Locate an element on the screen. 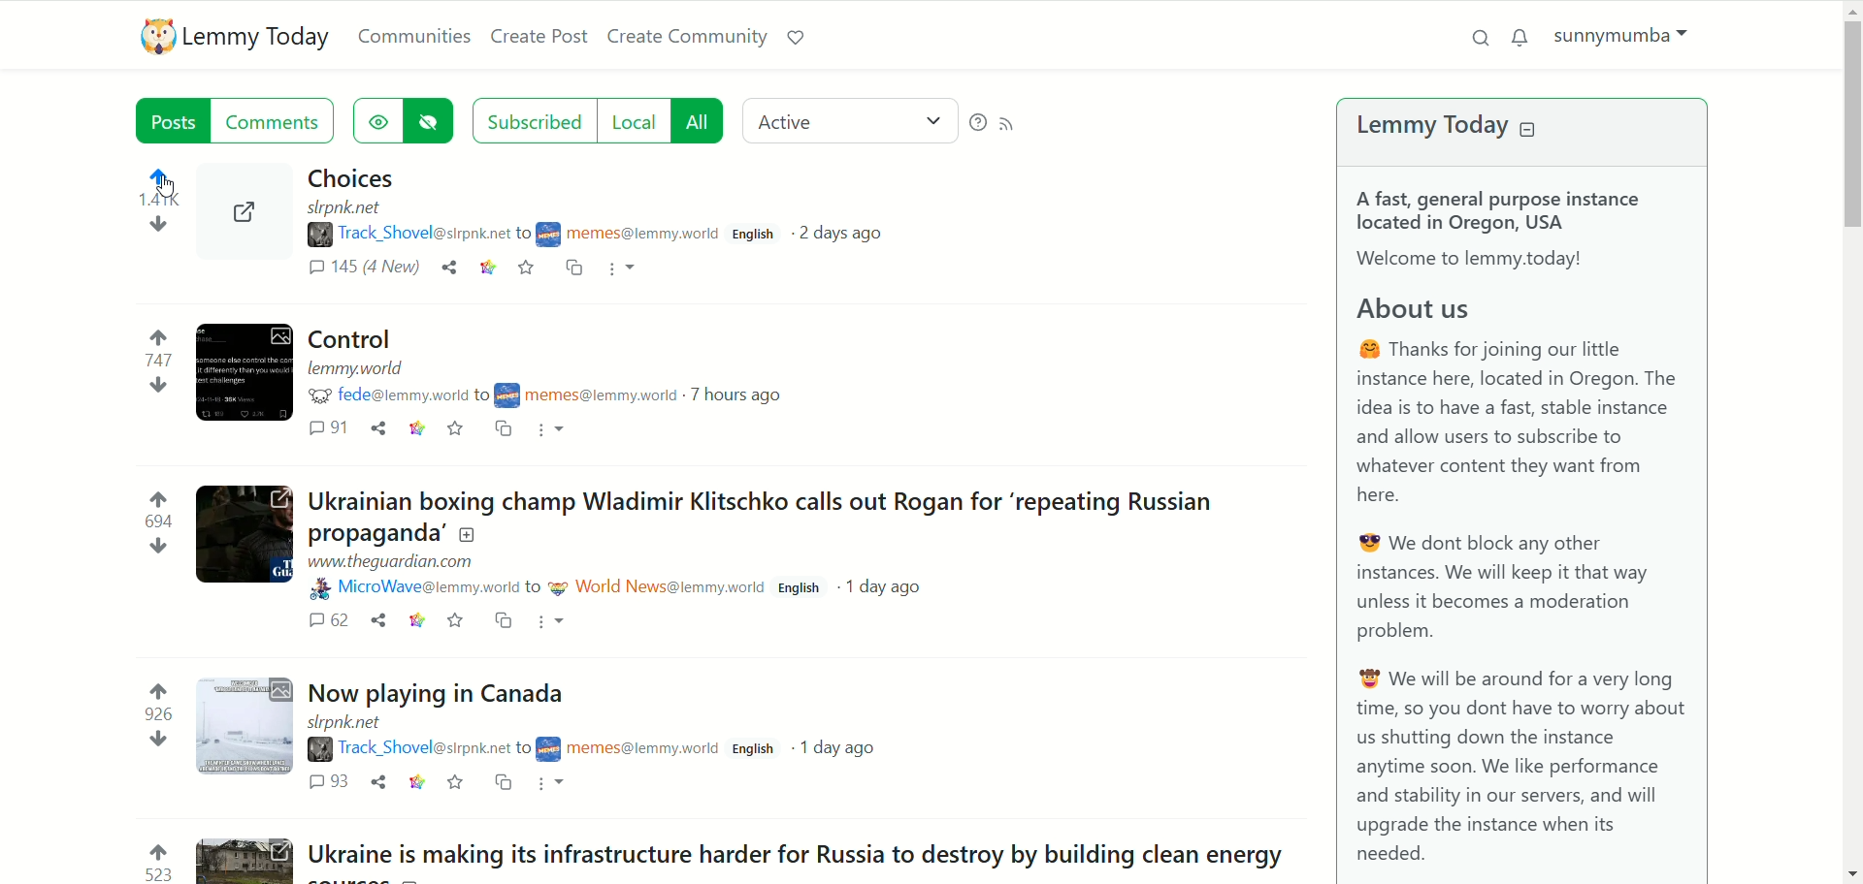 This screenshot has height=884, width=1863. link is located at coordinates (487, 268).